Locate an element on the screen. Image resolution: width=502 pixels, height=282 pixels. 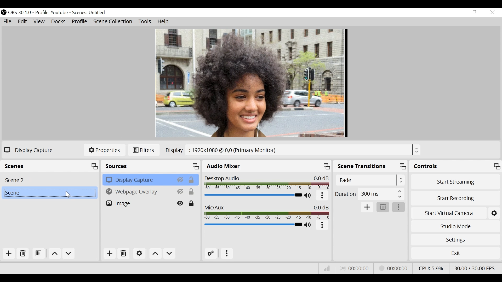
Delete is located at coordinates (382, 207).